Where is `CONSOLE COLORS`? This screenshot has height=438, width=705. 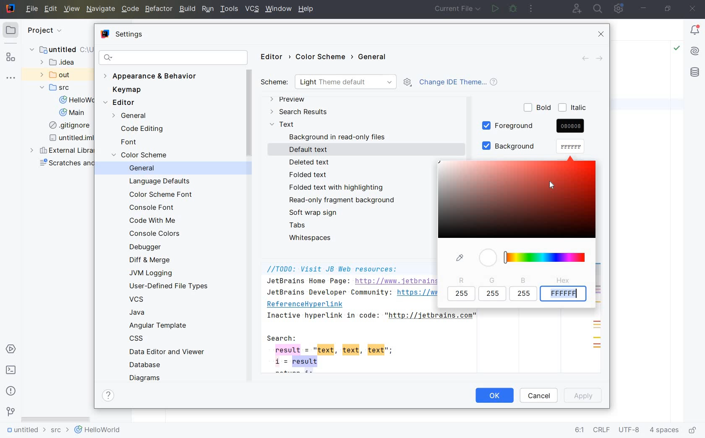
CONSOLE COLORS is located at coordinates (157, 234).